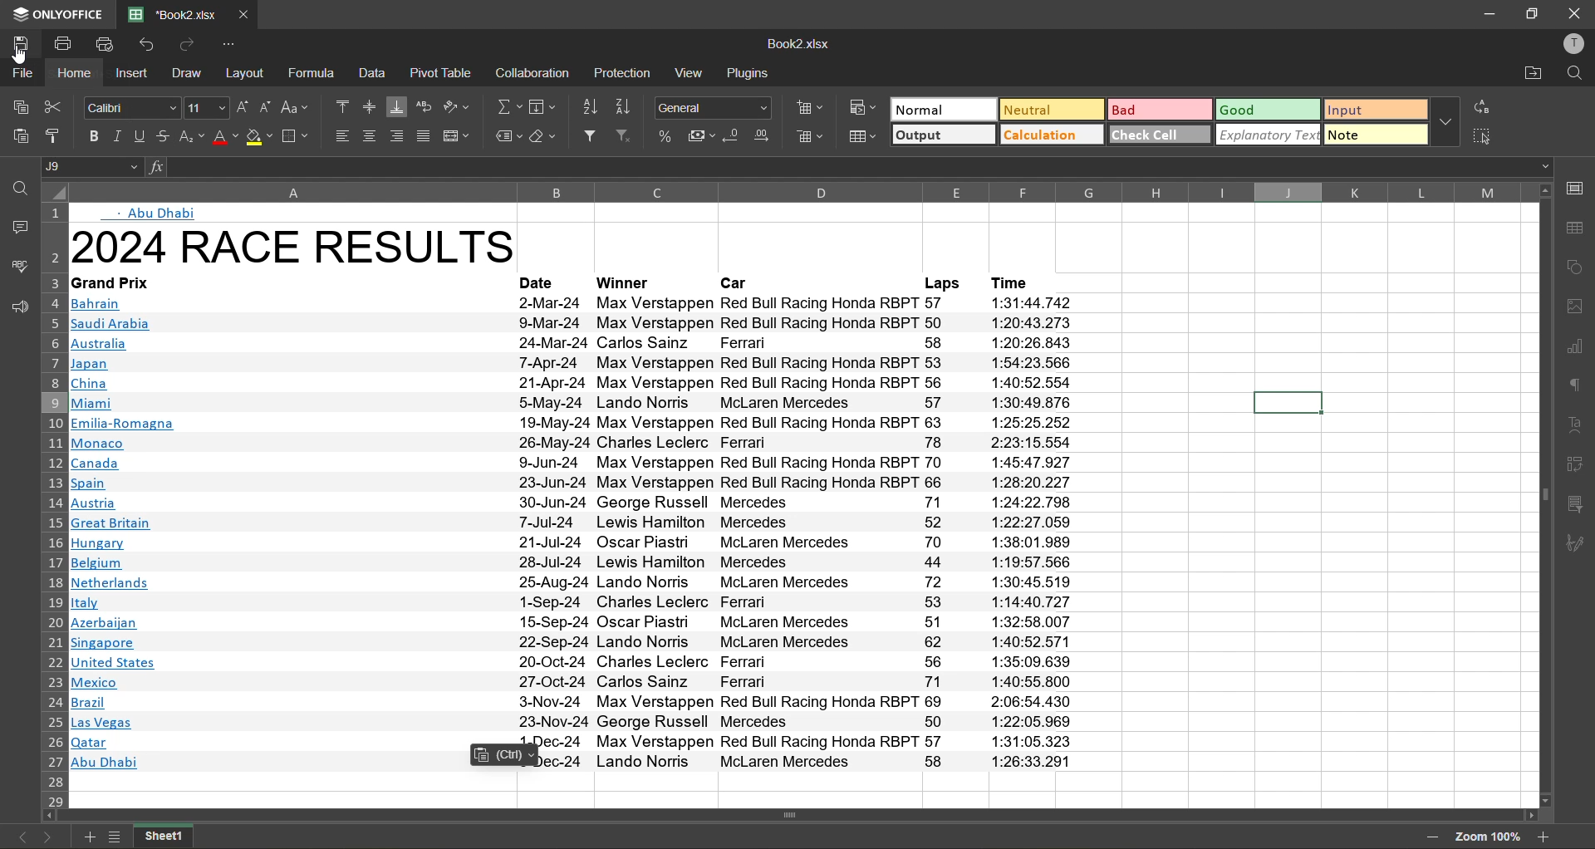  What do you see at coordinates (168, 13) in the screenshot?
I see `filename` at bounding box center [168, 13].